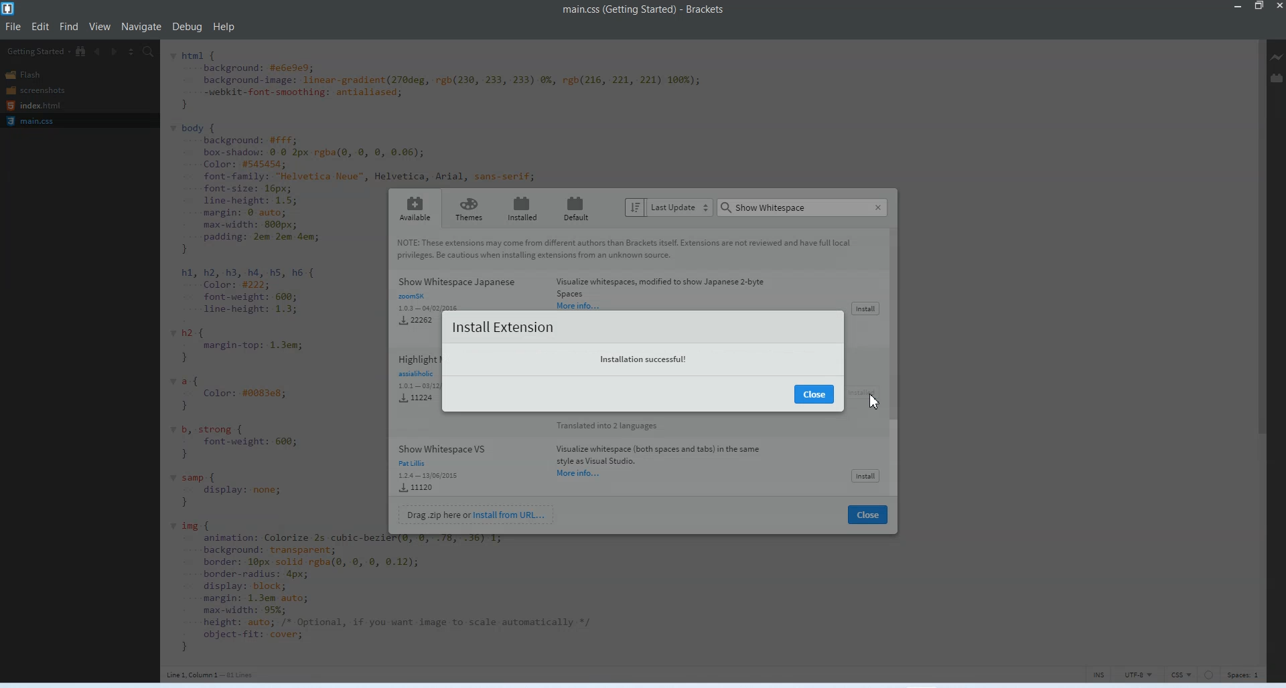 The height and width of the screenshot is (688, 1286). I want to click on Cursor, so click(871, 402).